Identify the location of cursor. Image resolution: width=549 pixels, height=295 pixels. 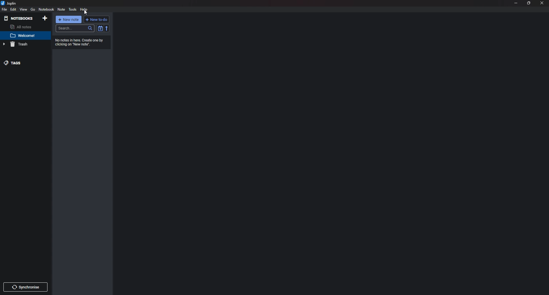
(86, 13).